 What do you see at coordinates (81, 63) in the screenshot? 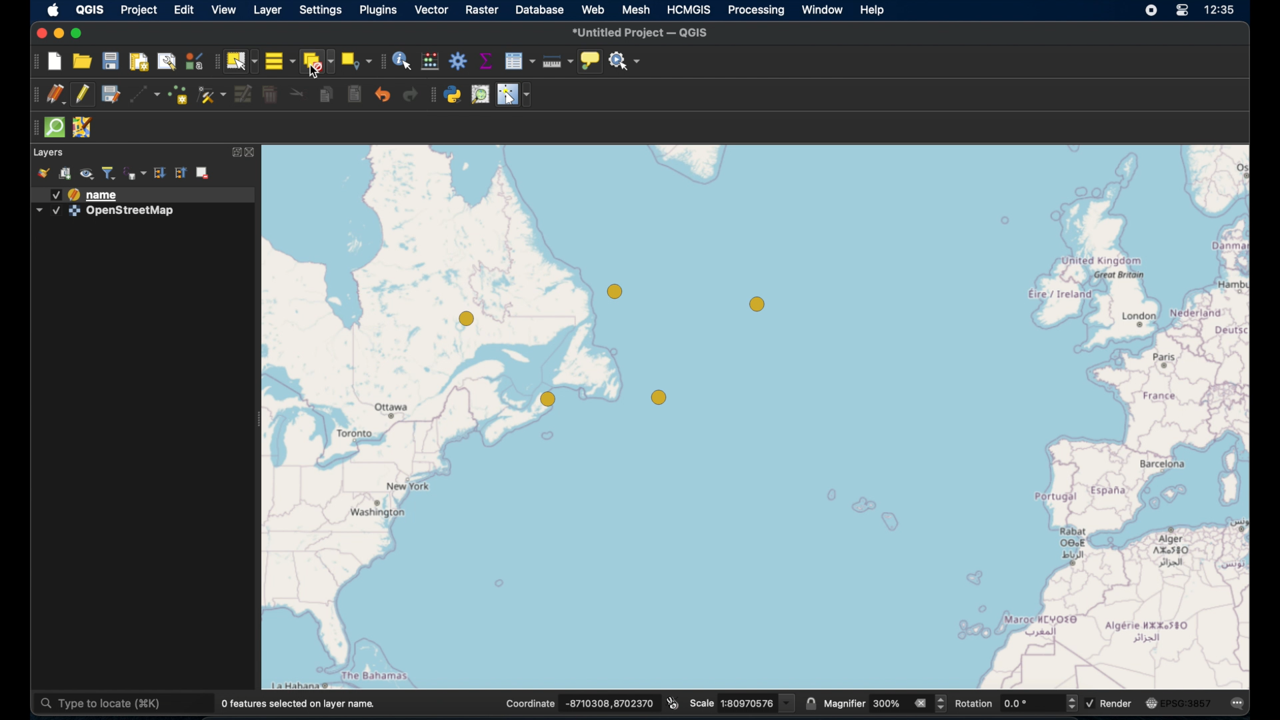
I see `open project` at bounding box center [81, 63].